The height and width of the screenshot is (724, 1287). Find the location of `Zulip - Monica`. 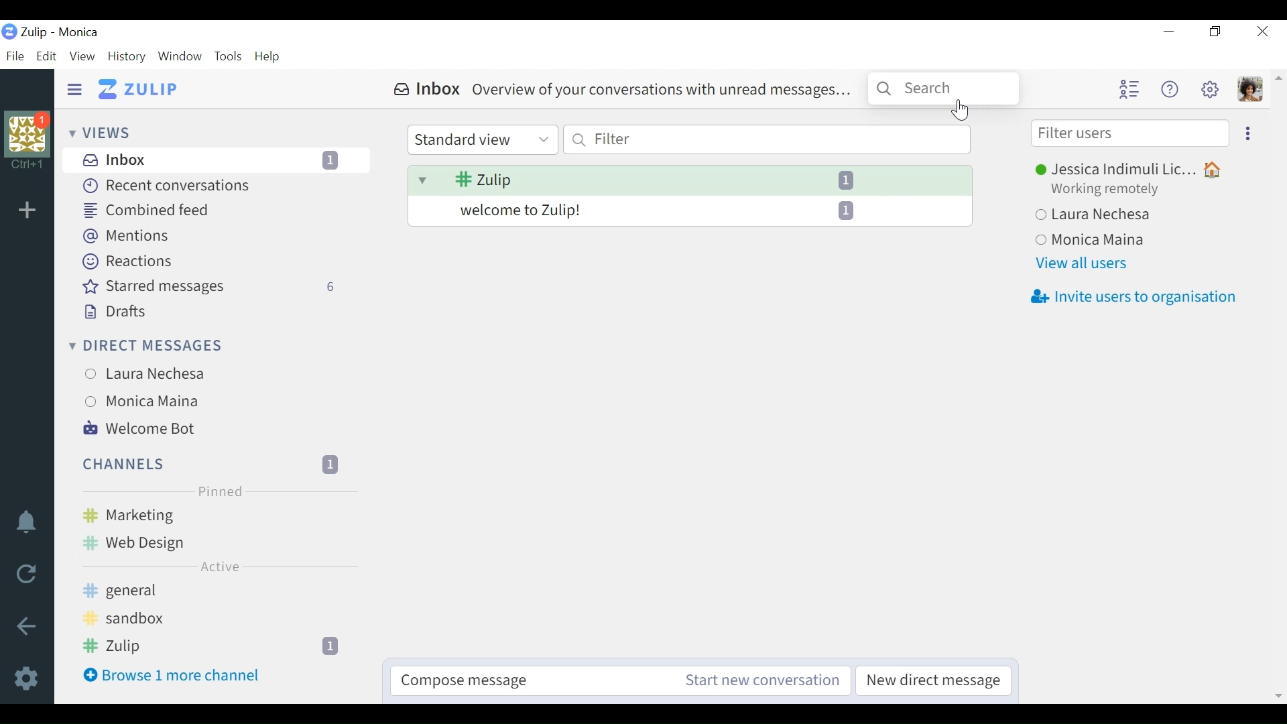

Zulip - Monica is located at coordinates (61, 33).